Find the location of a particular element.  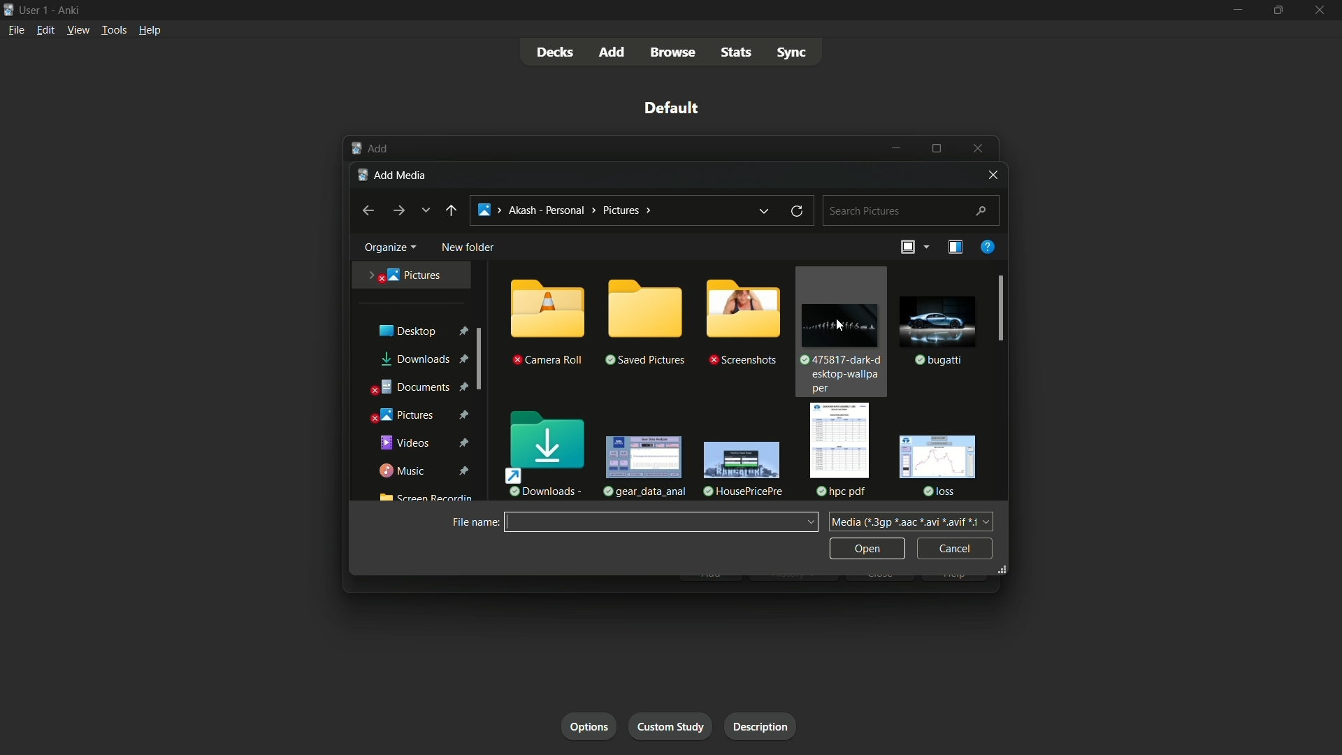

File name is located at coordinates (661, 522).